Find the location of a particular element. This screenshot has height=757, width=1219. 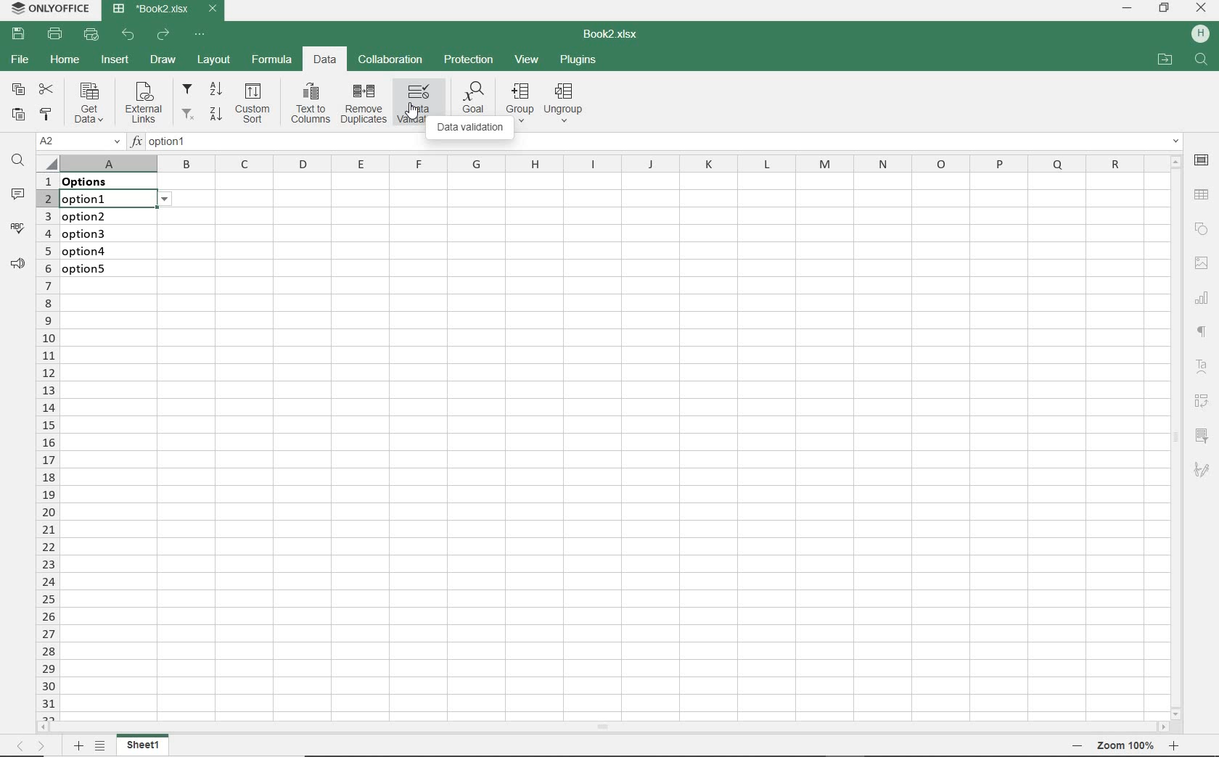

filter from Z to A is located at coordinates (202, 112).